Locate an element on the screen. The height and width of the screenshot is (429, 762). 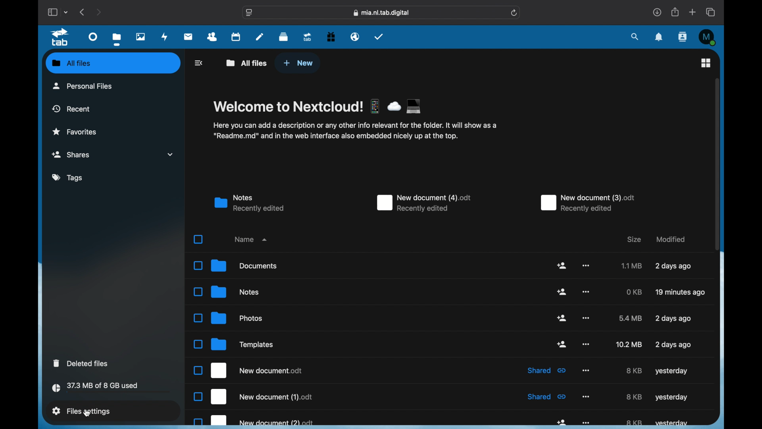
shared is located at coordinates (548, 396).